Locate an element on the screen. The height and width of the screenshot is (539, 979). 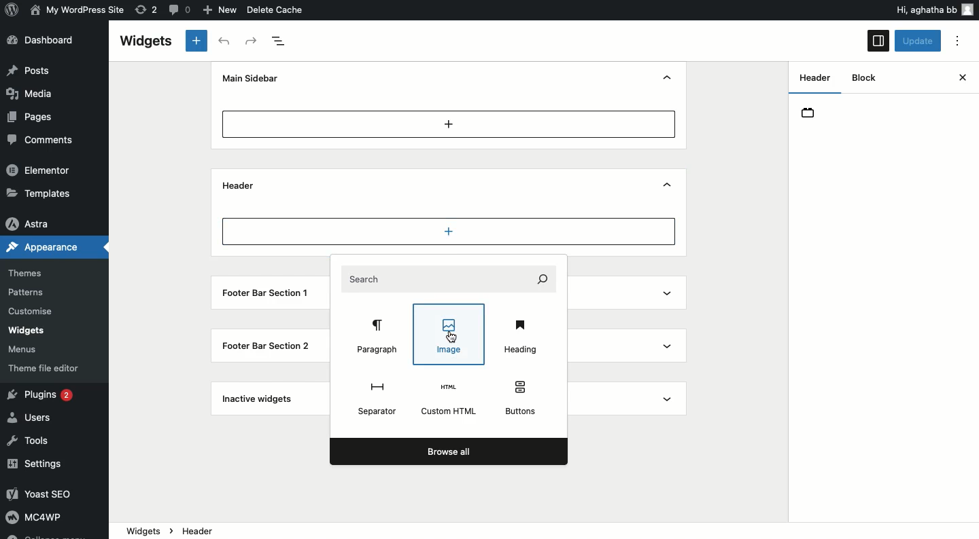
Sidebar is located at coordinates (878, 41).